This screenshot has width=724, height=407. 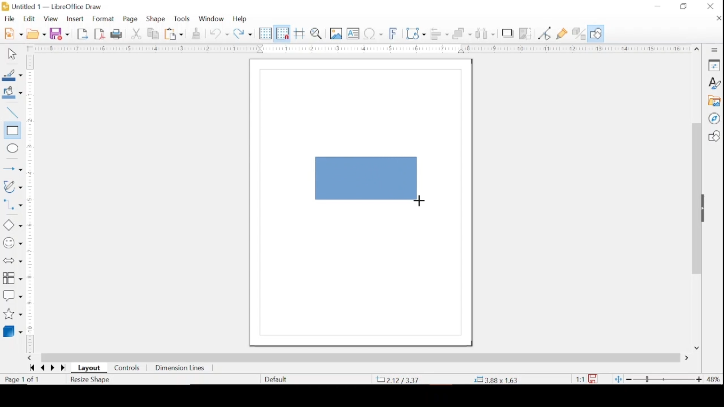 I want to click on this document has been modified, so click(x=587, y=379).